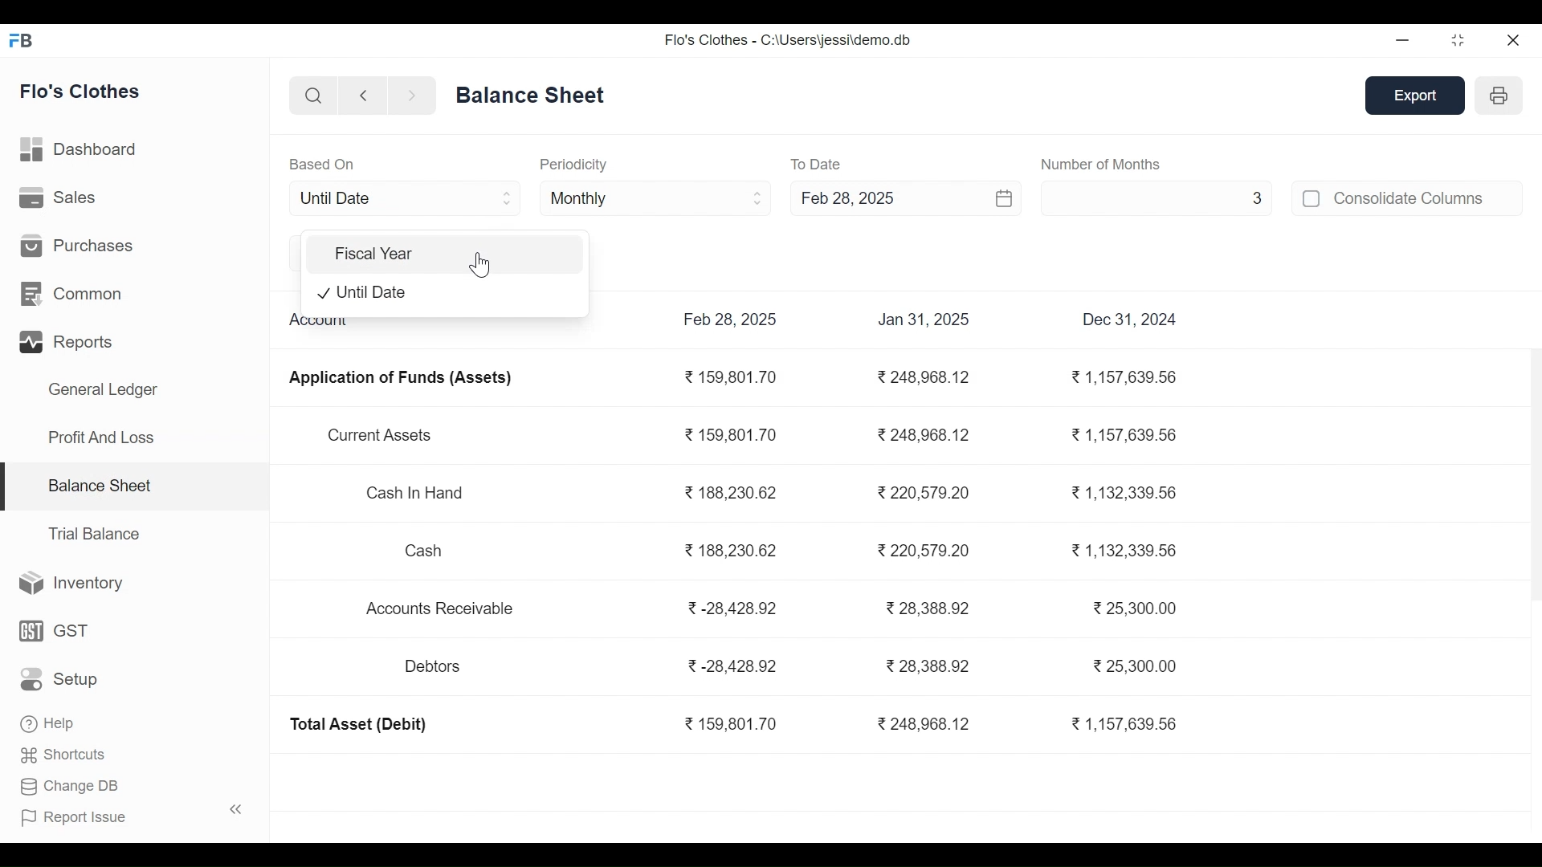 Image resolution: width=1542 pixels, height=867 pixels. Describe the element at coordinates (60, 197) in the screenshot. I see `sales` at that location.